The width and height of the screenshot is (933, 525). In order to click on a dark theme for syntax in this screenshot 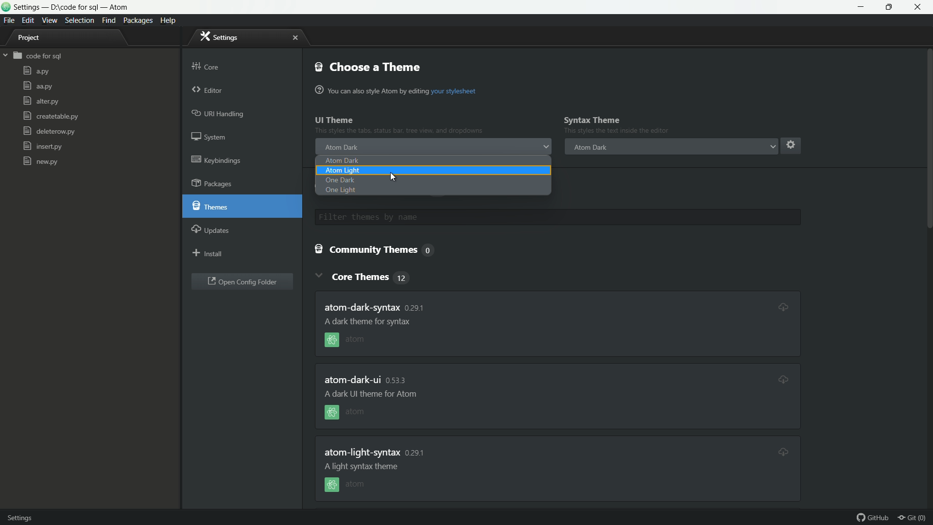, I will do `click(370, 321)`.